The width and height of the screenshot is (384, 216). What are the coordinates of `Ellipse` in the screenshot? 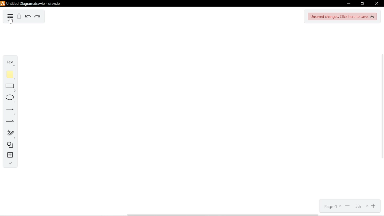 It's located at (8, 99).